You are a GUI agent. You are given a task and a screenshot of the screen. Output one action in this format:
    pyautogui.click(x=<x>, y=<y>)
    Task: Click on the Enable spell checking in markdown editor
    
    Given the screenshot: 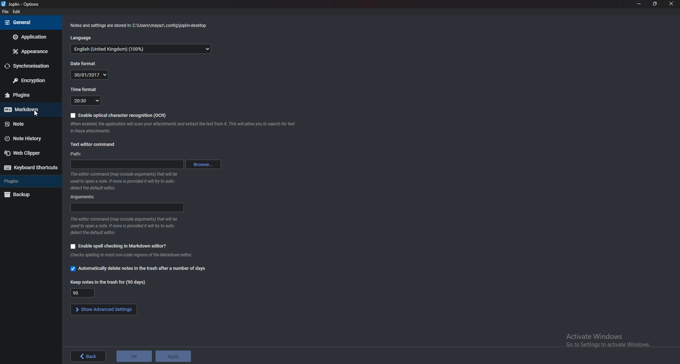 What is the action you would take?
    pyautogui.click(x=118, y=245)
    